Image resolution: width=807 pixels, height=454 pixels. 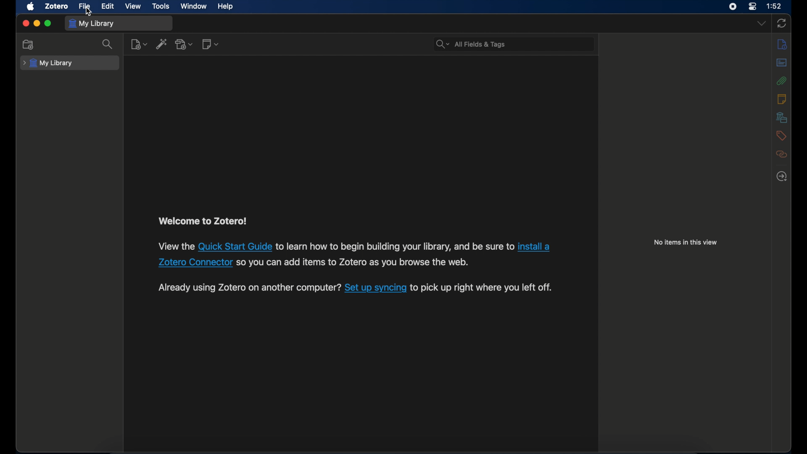 I want to click on search, so click(x=109, y=45).